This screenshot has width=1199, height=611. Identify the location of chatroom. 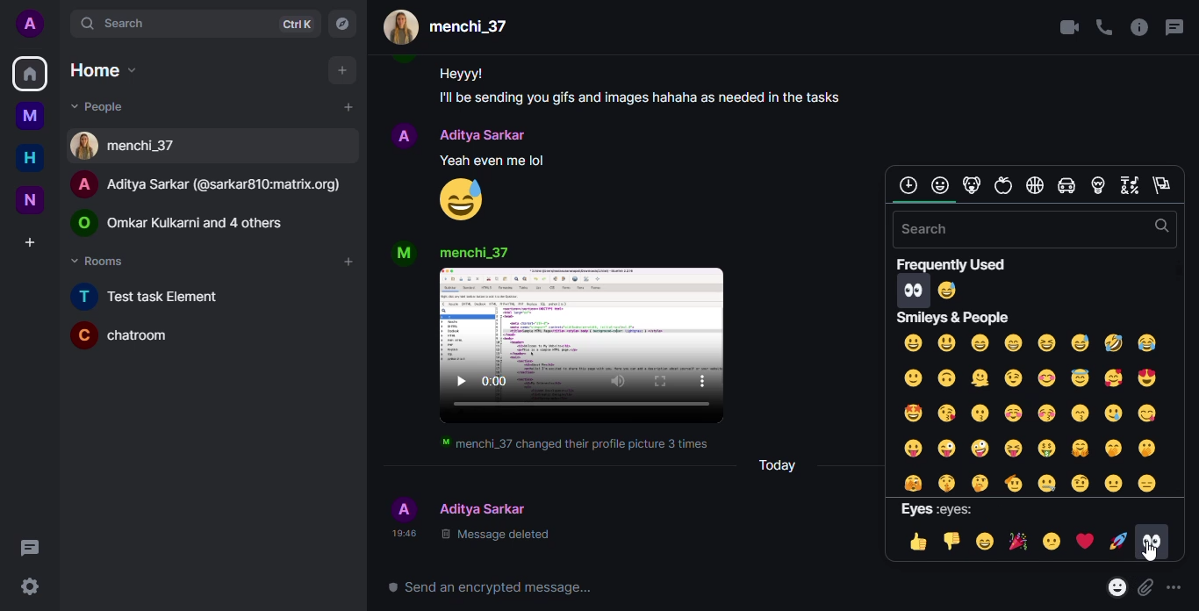
(125, 335).